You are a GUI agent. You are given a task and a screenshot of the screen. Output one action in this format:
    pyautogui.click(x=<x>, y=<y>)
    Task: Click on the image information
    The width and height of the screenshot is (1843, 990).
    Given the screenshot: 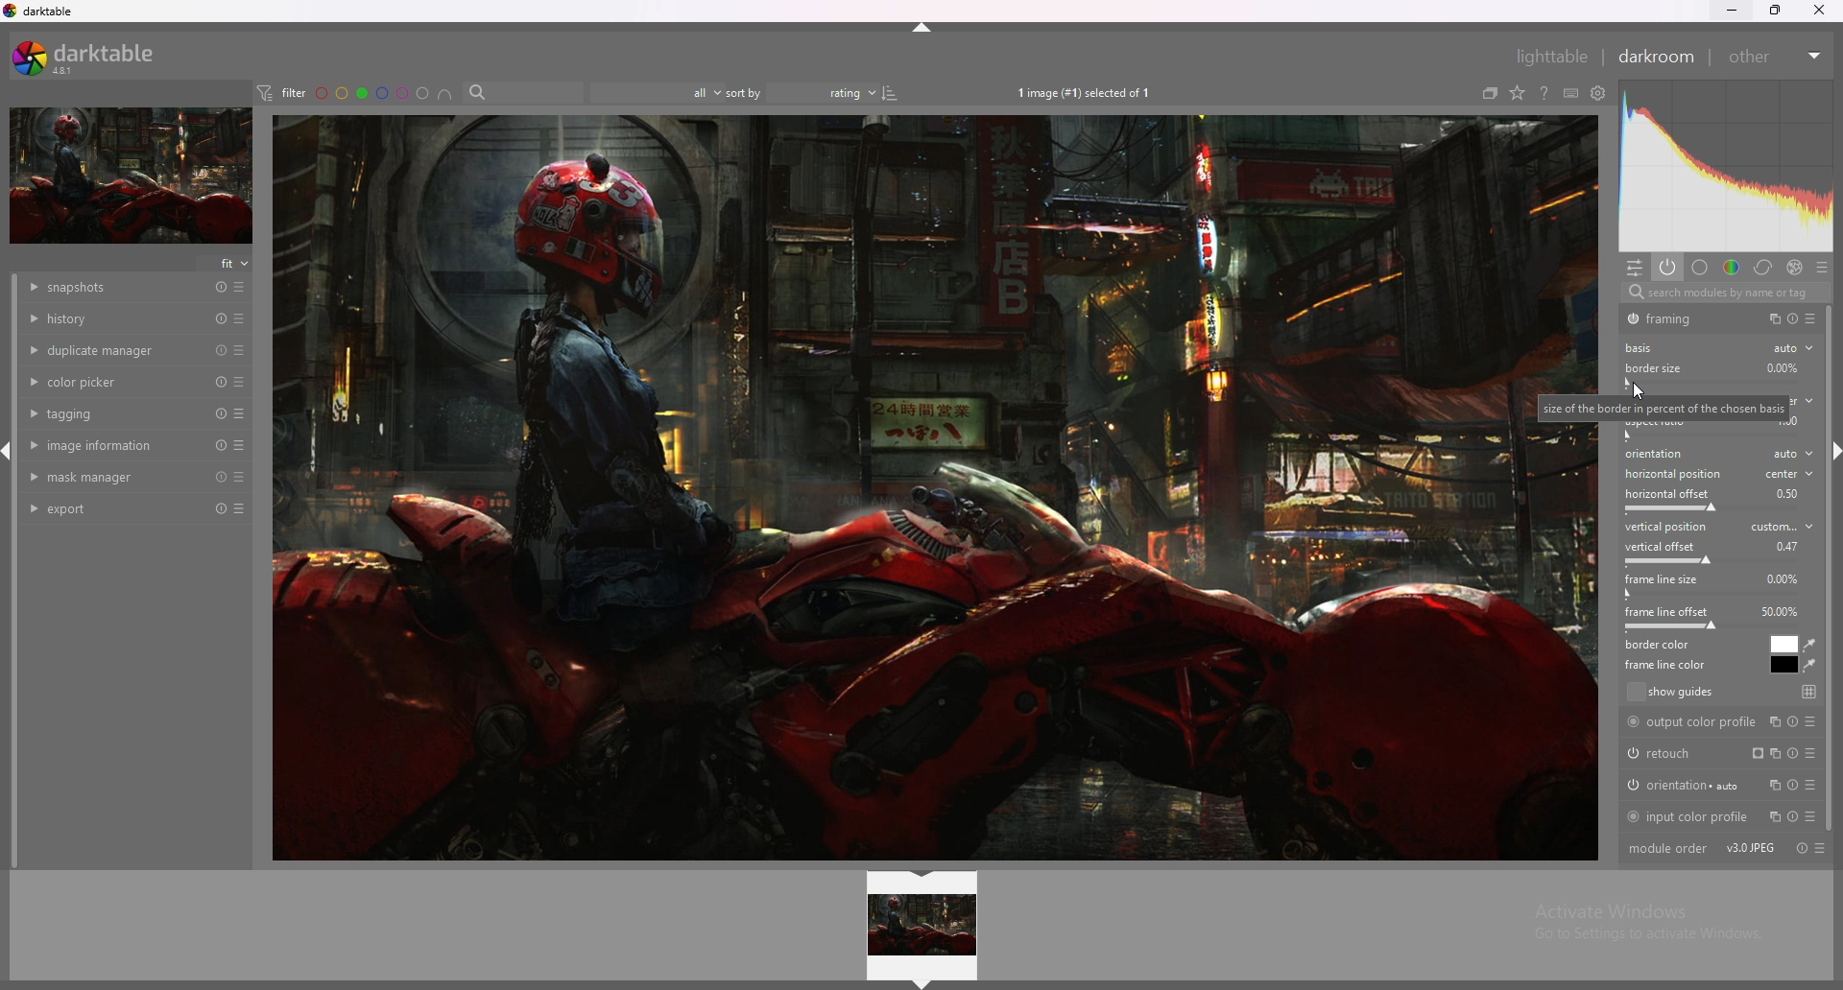 What is the action you would take?
    pyautogui.click(x=114, y=444)
    